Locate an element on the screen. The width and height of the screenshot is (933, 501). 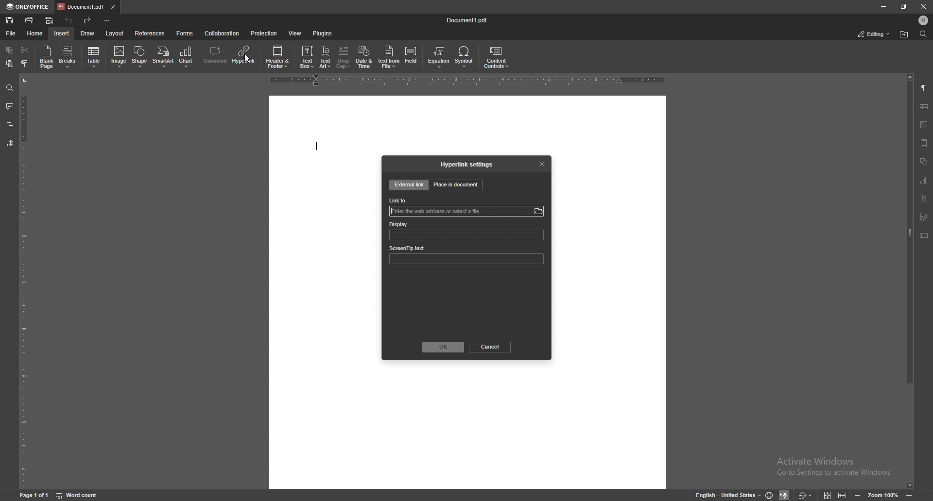
plugins is located at coordinates (322, 33).